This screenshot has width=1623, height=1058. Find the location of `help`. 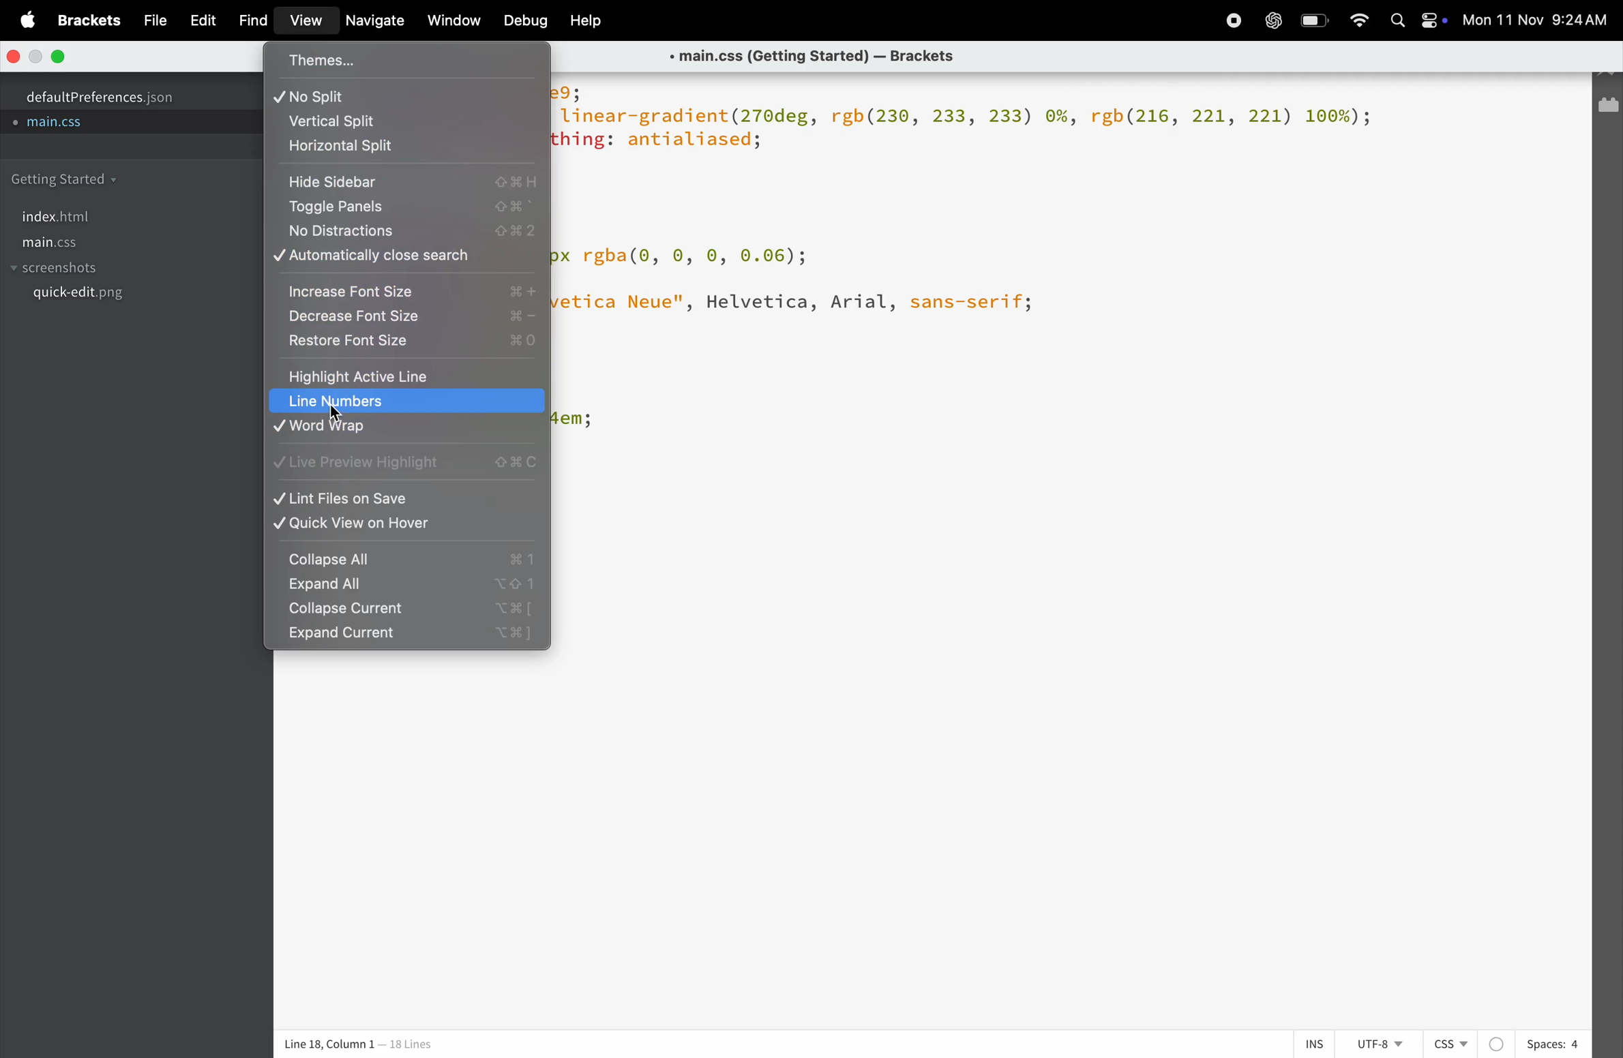

help is located at coordinates (586, 20).